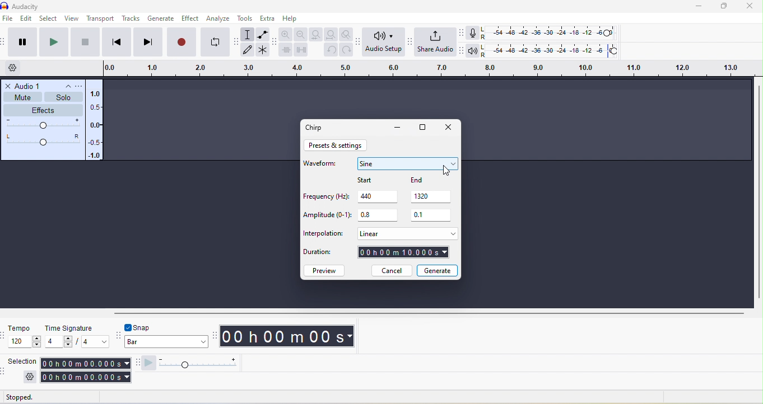 Image resolution: width=763 pixels, height=404 pixels. What do you see at coordinates (192, 18) in the screenshot?
I see `effect` at bounding box center [192, 18].